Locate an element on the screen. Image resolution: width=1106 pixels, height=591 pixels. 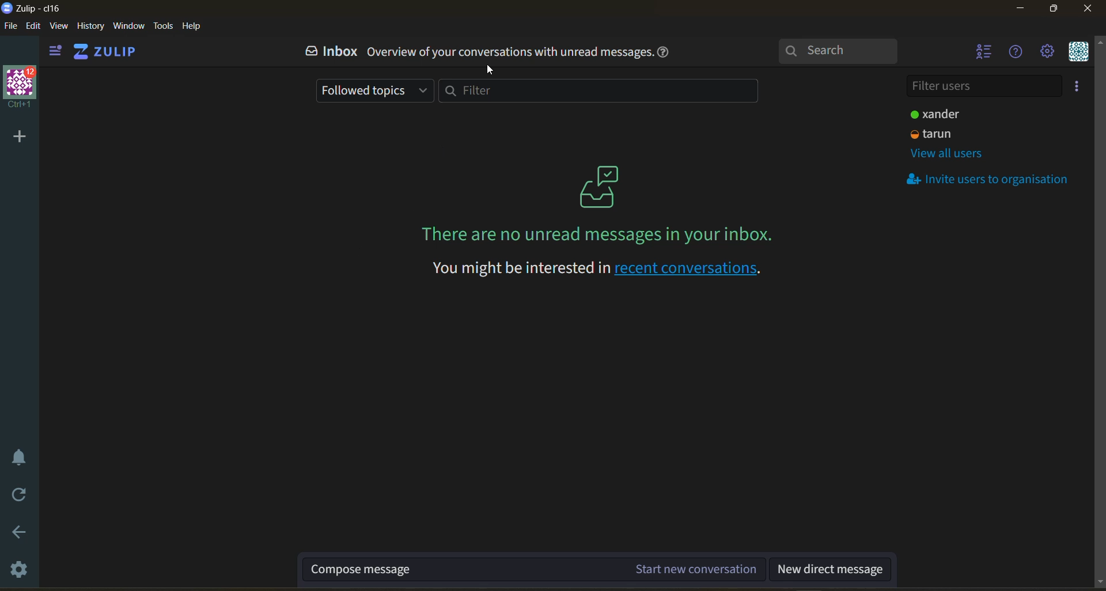
go back is located at coordinates (21, 533).